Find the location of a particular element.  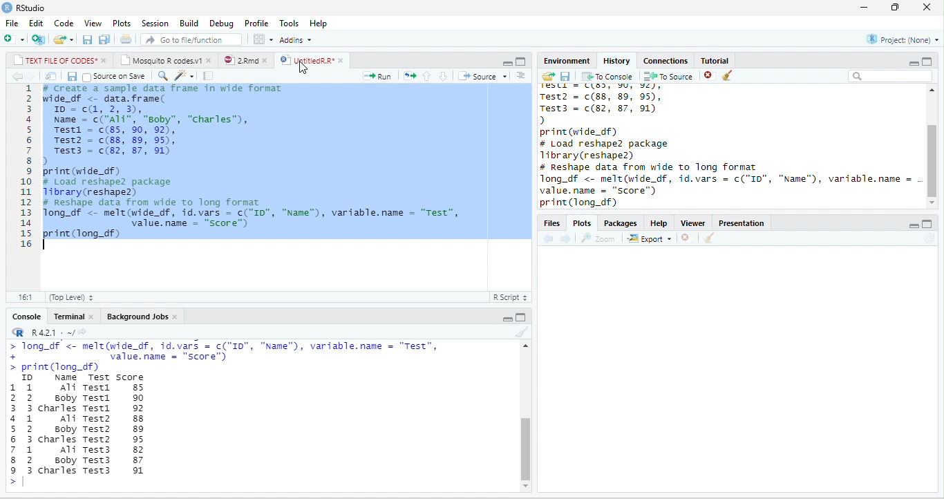

Test is located at coordinates (100, 378).